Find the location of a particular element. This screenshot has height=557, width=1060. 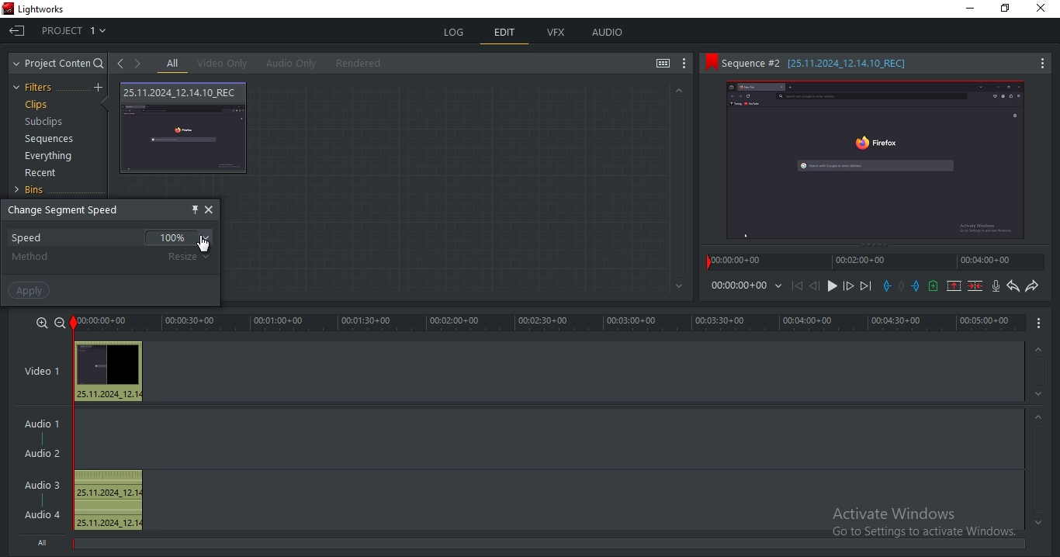

sequences is located at coordinates (50, 139).